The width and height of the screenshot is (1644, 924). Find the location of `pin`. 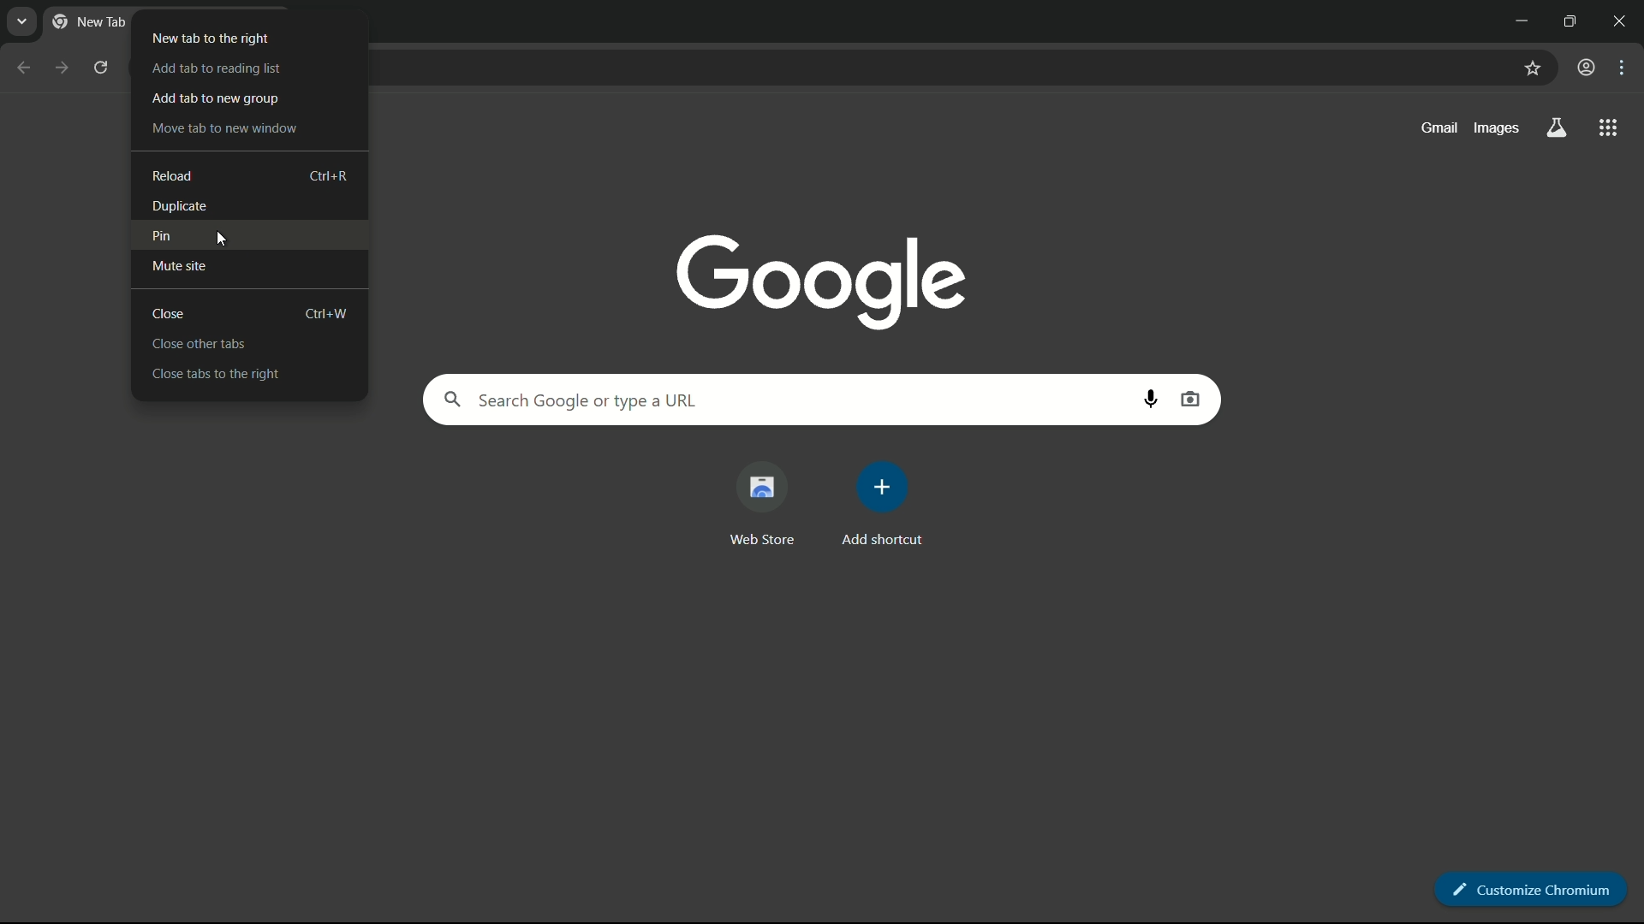

pin is located at coordinates (162, 234).